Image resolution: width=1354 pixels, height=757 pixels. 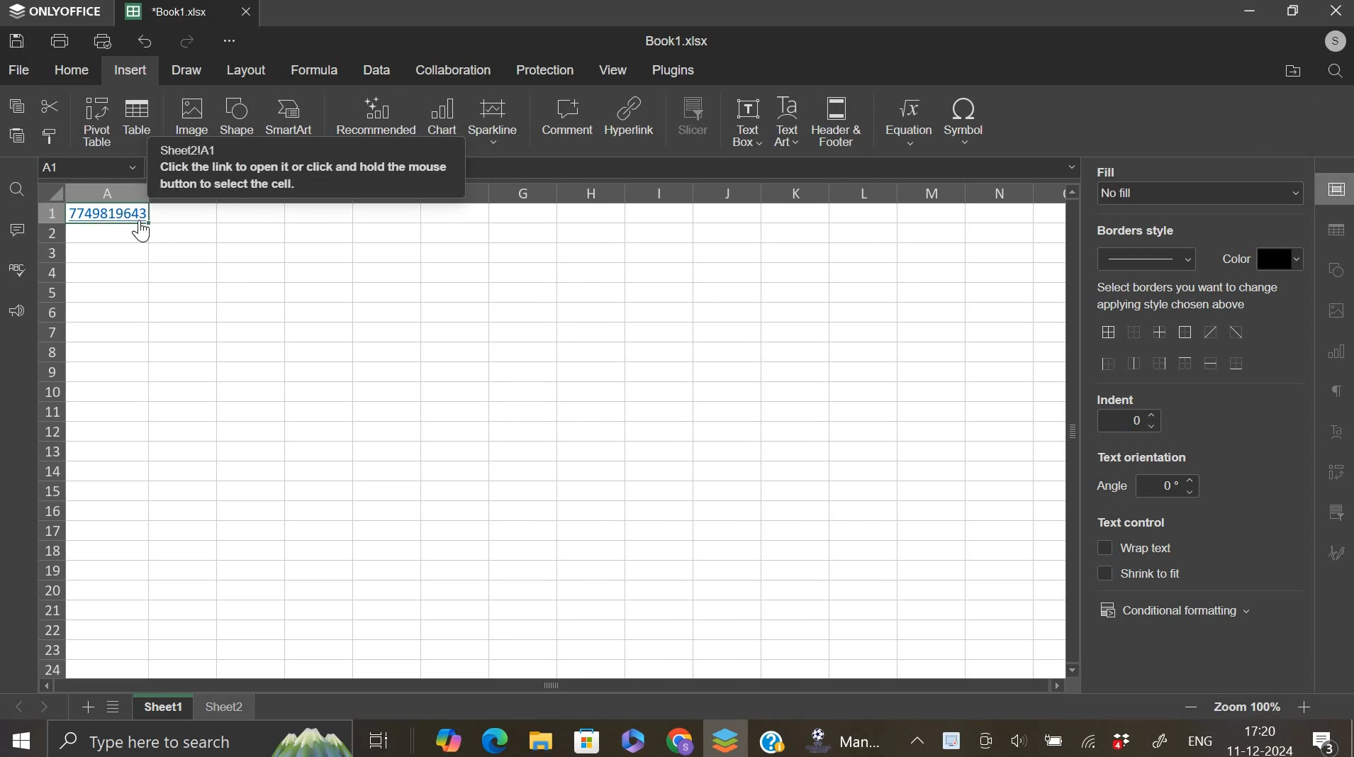 What do you see at coordinates (1112, 170) in the screenshot?
I see `text` at bounding box center [1112, 170].